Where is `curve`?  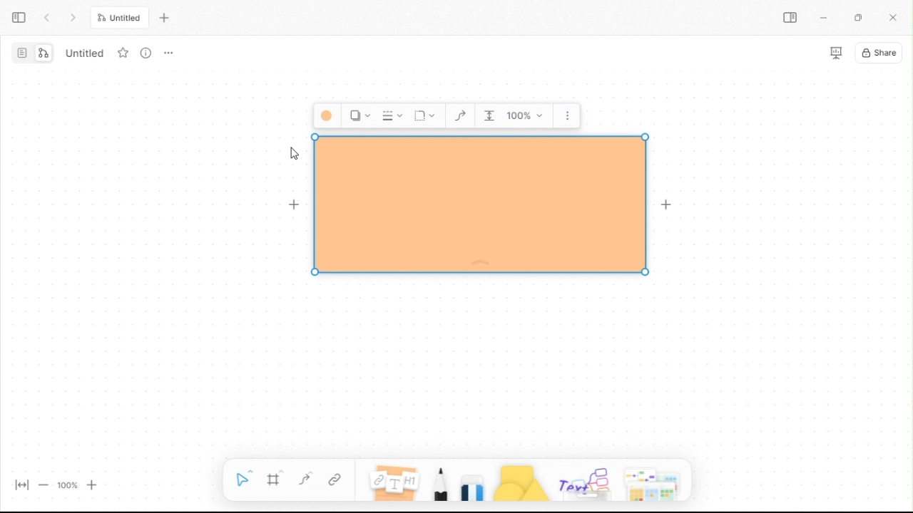
curve is located at coordinates (305, 481).